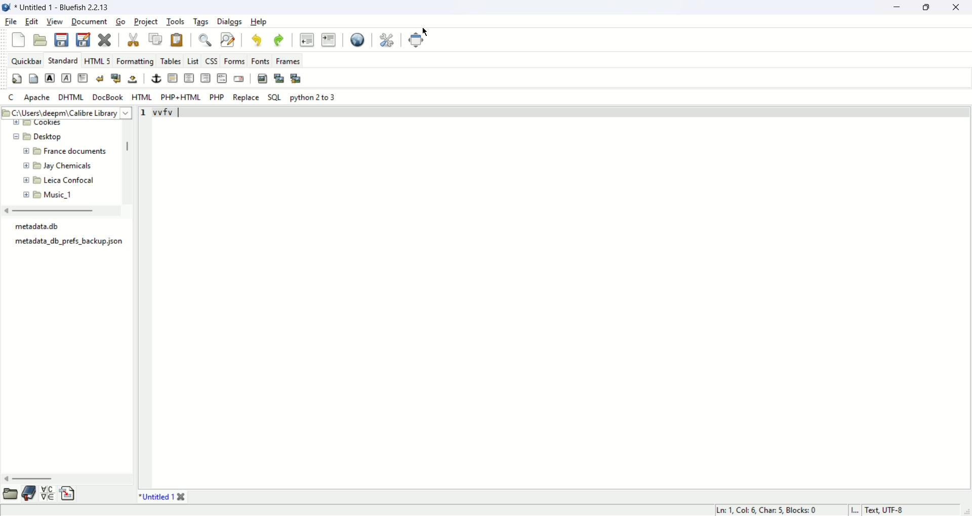 This screenshot has height=516, width=972. I want to click on PHP, so click(217, 97).